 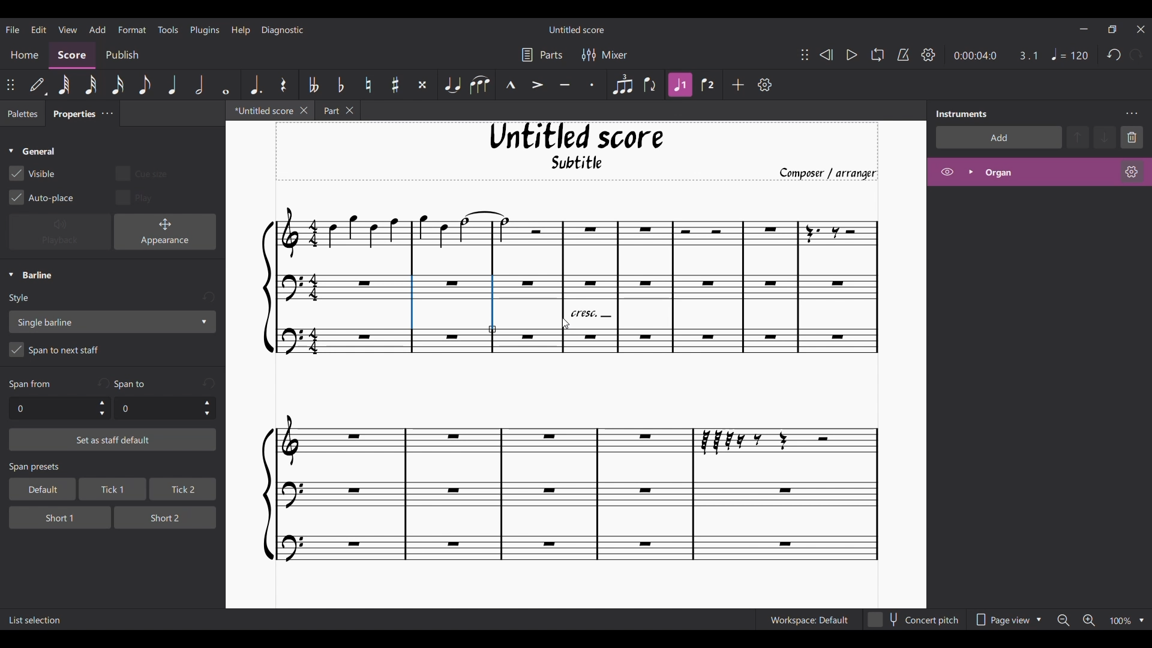 What do you see at coordinates (1120, 622) in the screenshot?
I see `Current zoom factor` at bounding box center [1120, 622].